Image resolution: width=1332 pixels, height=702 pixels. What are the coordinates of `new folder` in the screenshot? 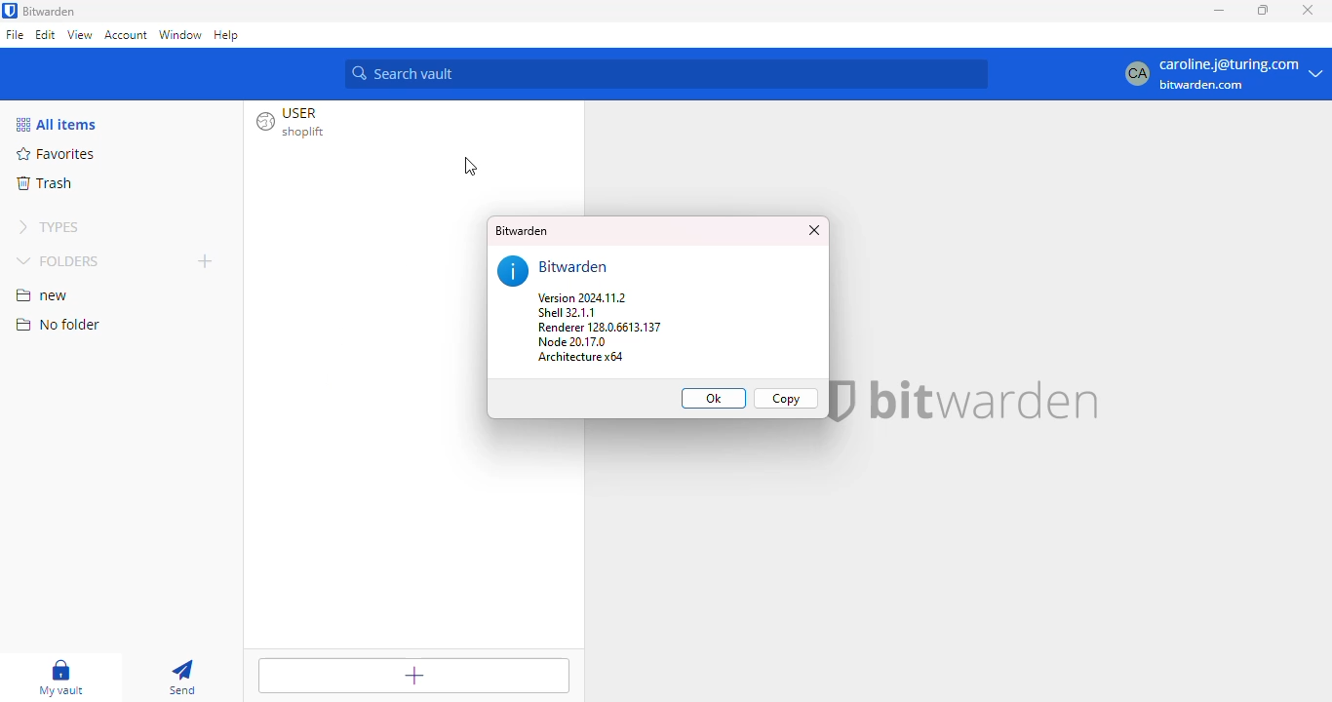 It's located at (205, 259).